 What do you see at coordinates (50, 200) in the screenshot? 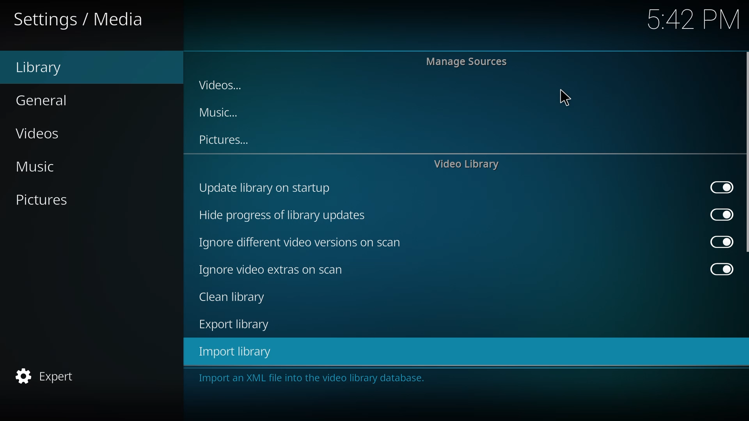
I see `pictures` at bounding box center [50, 200].